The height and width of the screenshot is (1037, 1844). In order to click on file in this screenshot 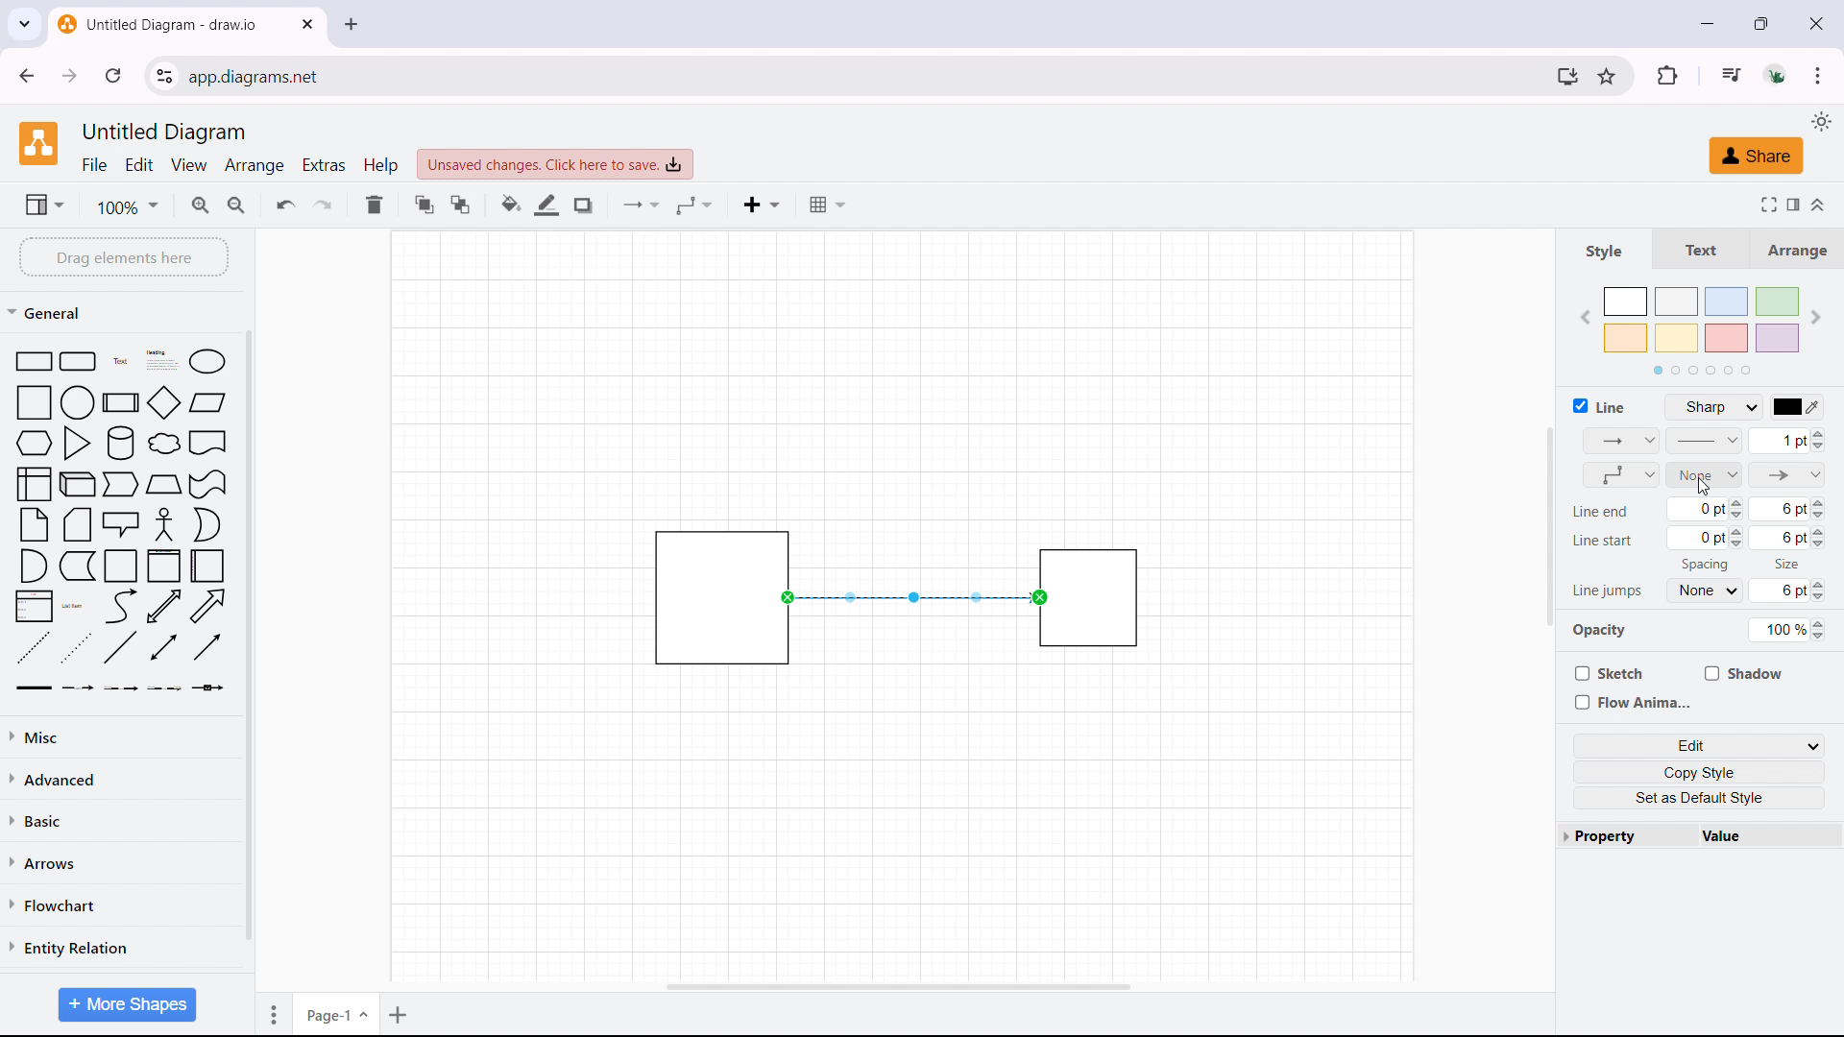, I will do `click(95, 165)`.